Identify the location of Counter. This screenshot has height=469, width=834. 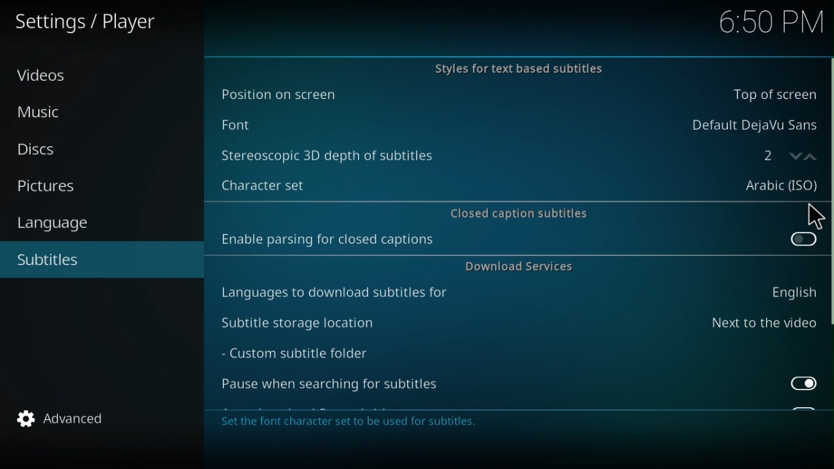
(779, 156).